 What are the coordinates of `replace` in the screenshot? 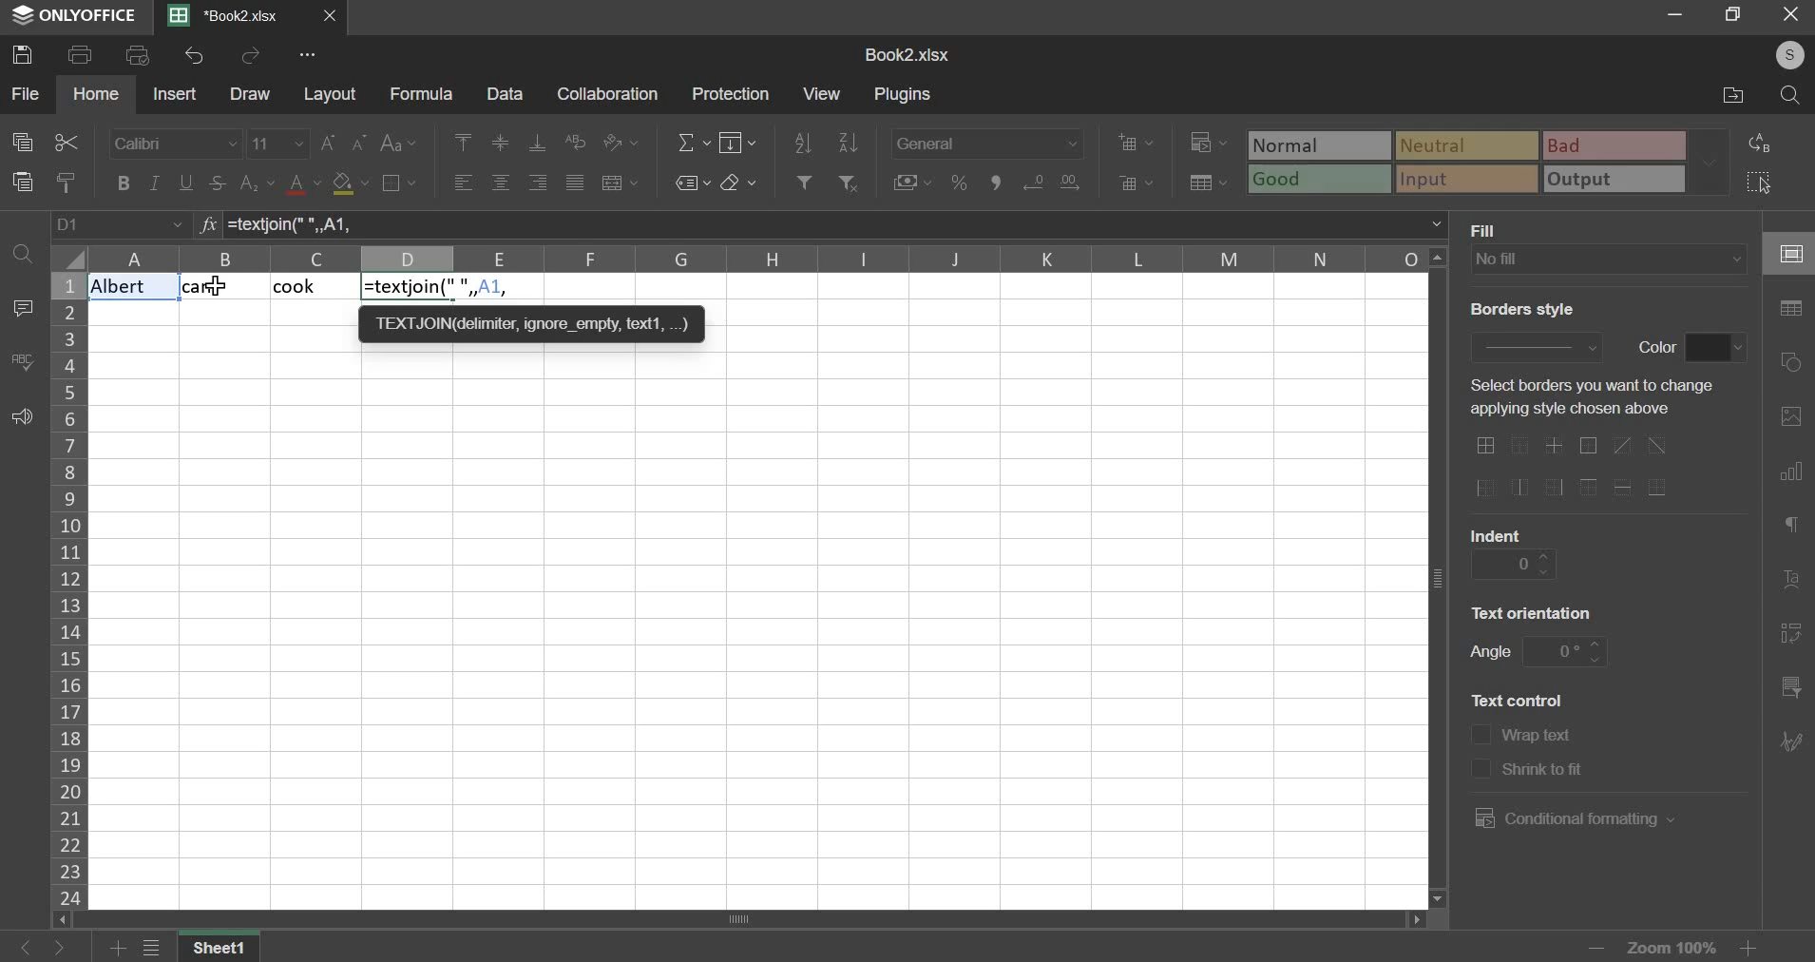 It's located at (1766, 143).